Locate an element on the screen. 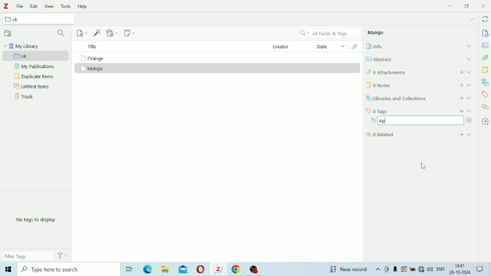  OBS Studio is located at coordinates (257, 270).